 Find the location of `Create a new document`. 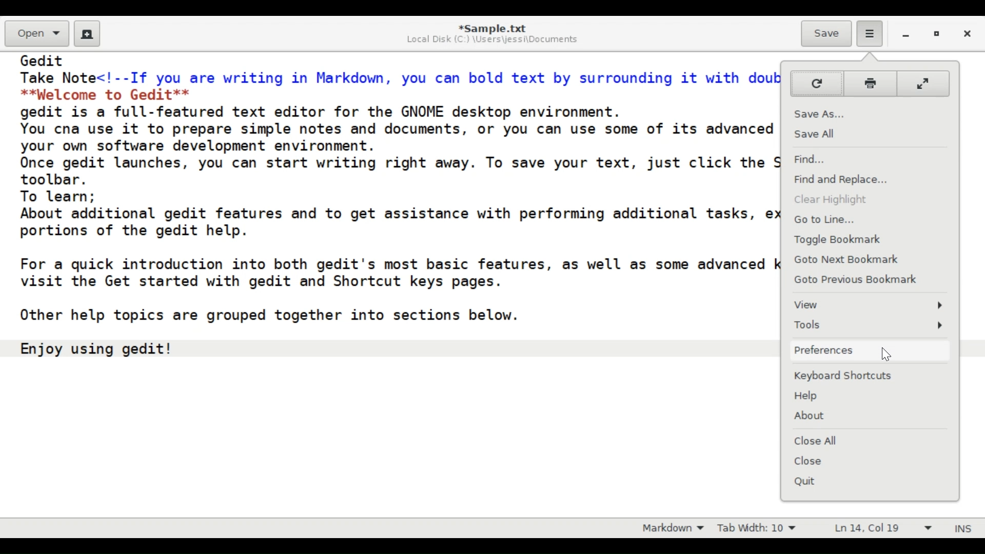

Create a new document is located at coordinates (87, 34).